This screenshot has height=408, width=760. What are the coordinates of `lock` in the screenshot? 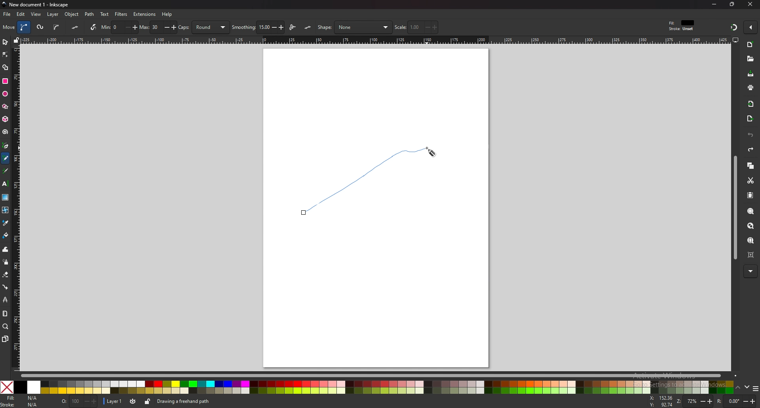 It's located at (148, 401).